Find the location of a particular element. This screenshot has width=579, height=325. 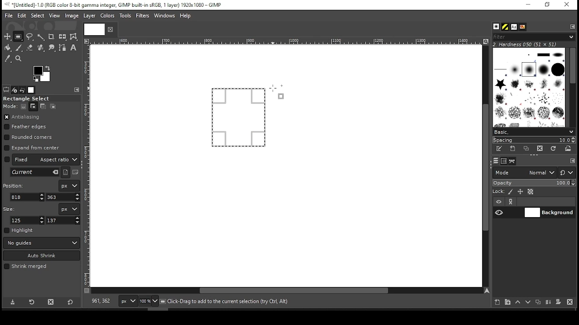

landscape is located at coordinates (76, 173).